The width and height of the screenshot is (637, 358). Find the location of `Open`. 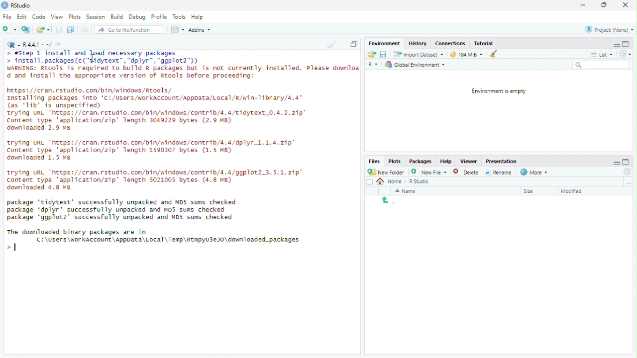

Open is located at coordinates (42, 29).